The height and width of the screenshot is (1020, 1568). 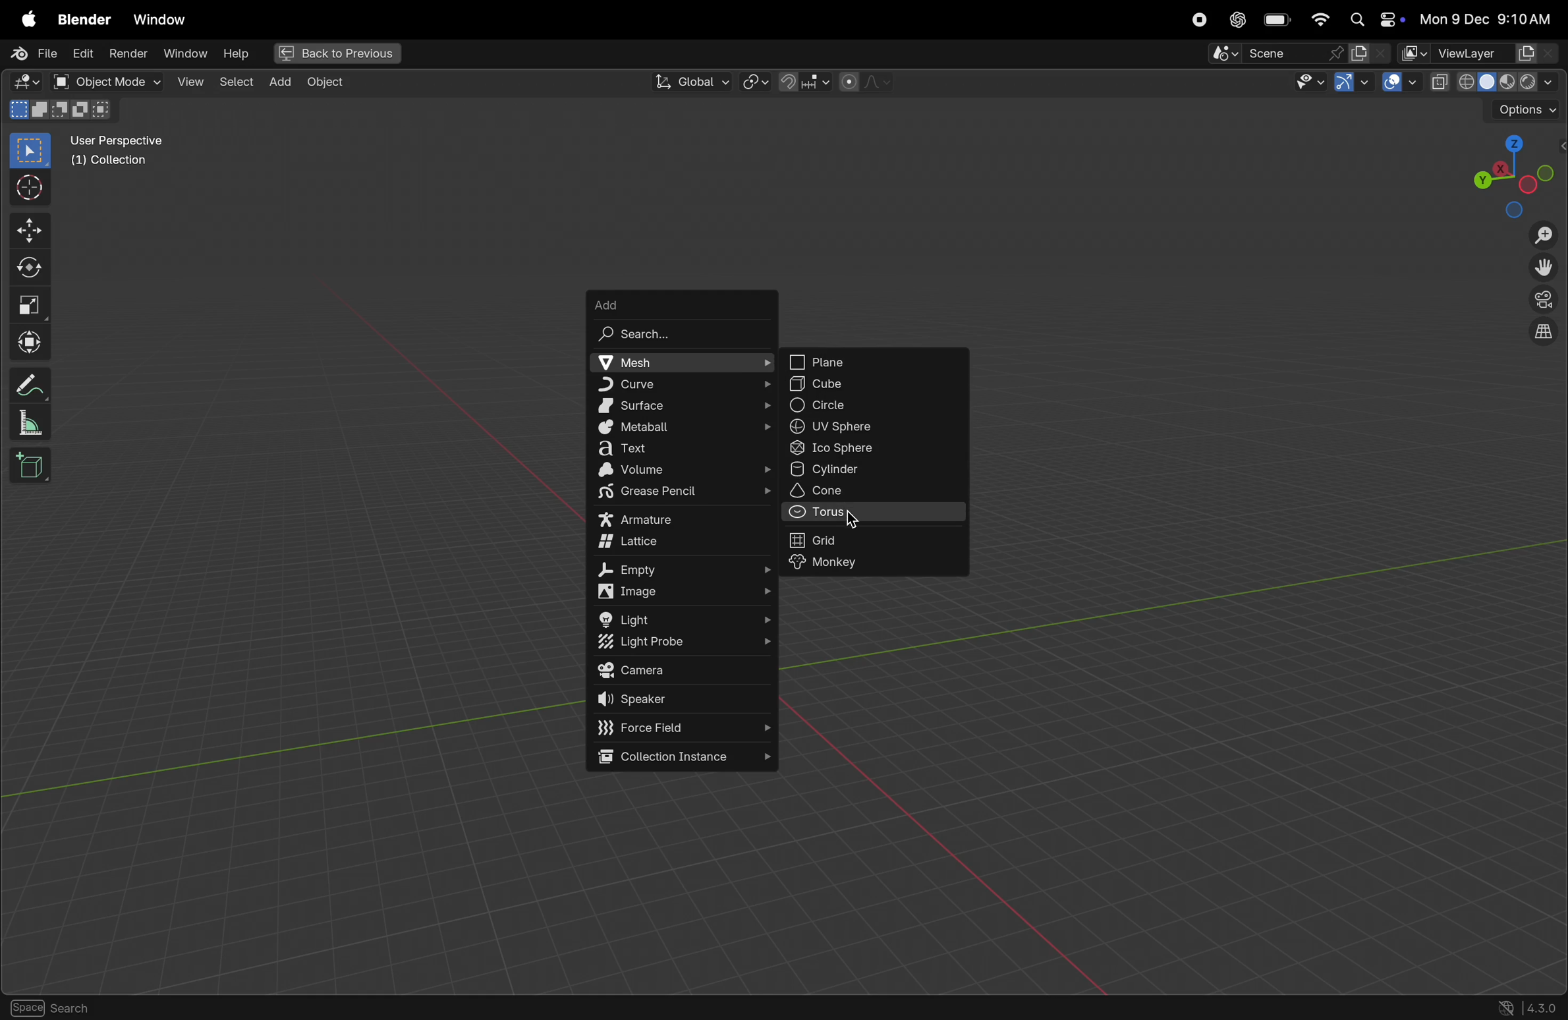 I want to click on light, so click(x=685, y=619).